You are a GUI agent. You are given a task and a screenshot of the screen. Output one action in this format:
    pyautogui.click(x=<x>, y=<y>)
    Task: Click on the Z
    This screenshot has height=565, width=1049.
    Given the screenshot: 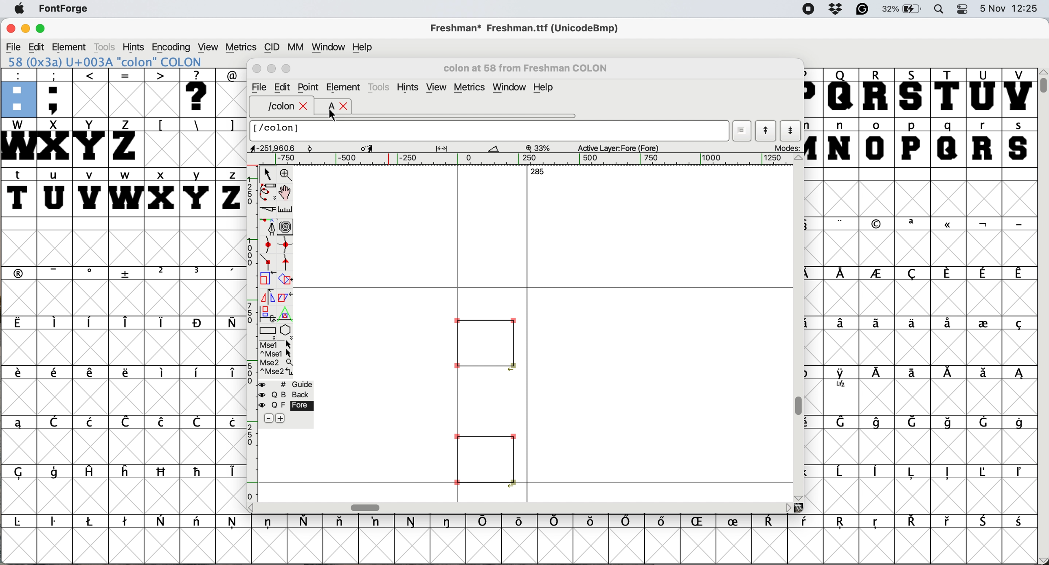 What is the action you would take?
    pyautogui.click(x=126, y=142)
    